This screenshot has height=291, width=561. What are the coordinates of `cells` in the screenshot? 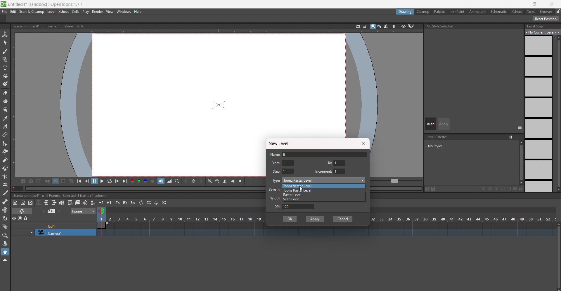 It's located at (76, 12).